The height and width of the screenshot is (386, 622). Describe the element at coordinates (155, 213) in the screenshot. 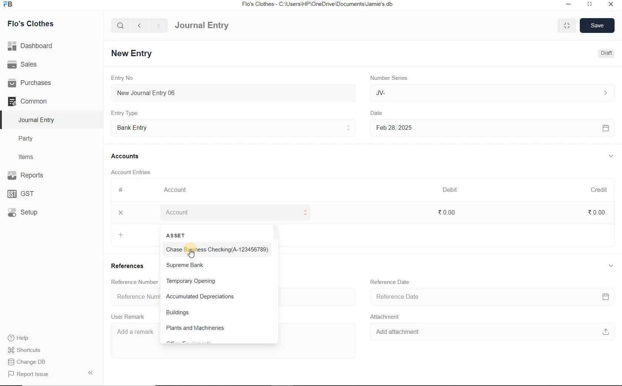

I see `Add Row` at that location.